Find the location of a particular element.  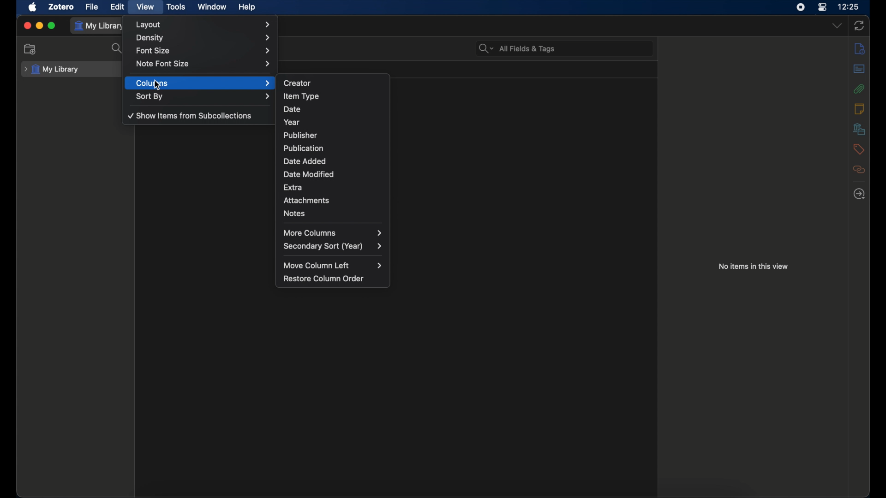

date added is located at coordinates (305, 160).